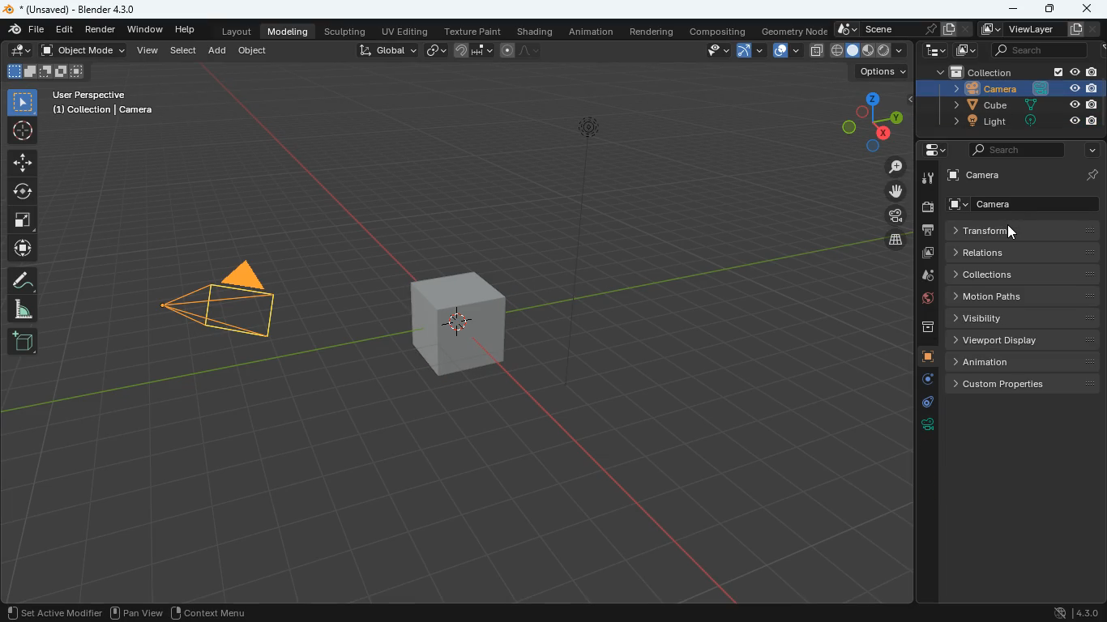 This screenshot has height=622, width=1107. What do you see at coordinates (1018, 151) in the screenshot?
I see `search` at bounding box center [1018, 151].